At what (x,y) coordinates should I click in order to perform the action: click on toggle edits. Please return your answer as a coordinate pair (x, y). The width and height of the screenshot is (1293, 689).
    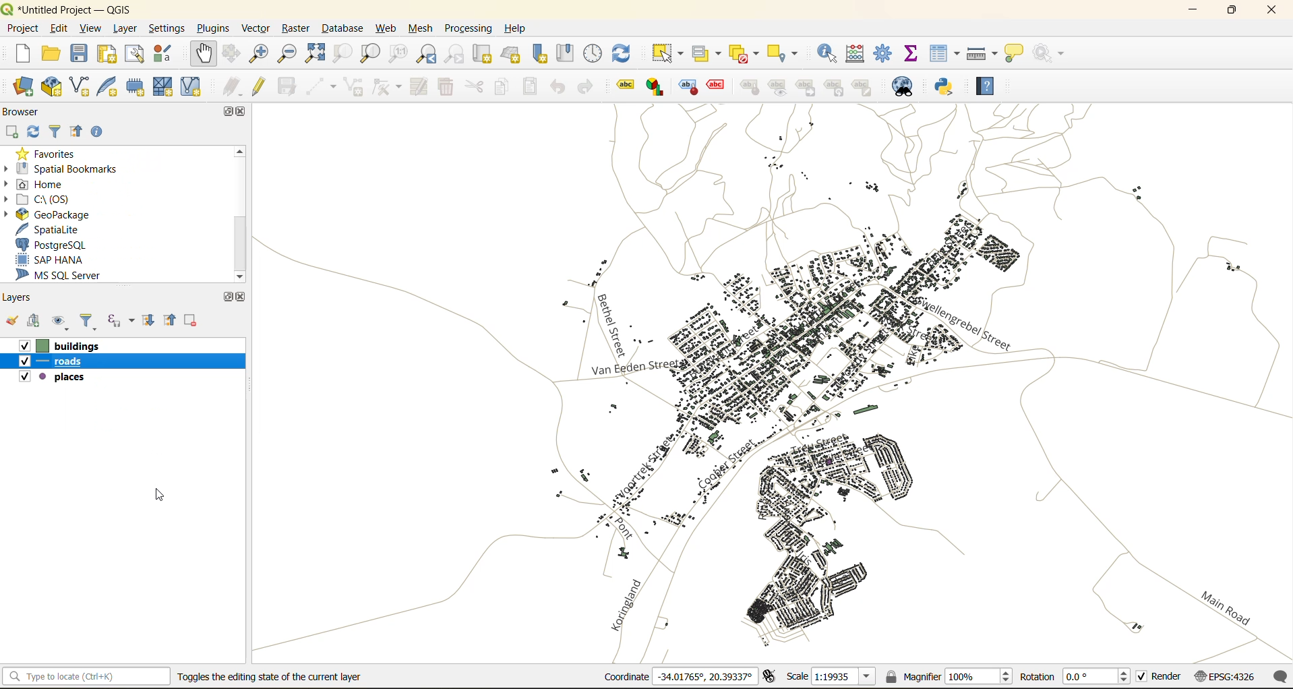
    Looking at the image, I should click on (258, 88).